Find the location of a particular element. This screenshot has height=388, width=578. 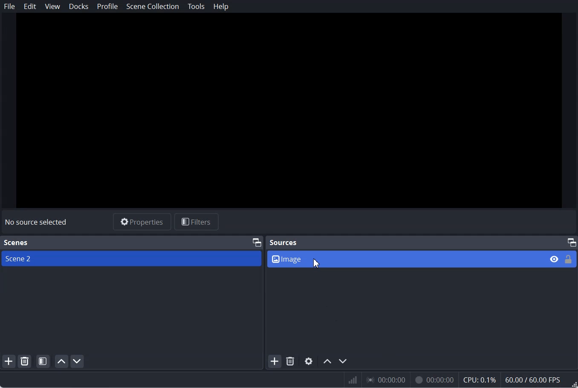

Remove selected Scene is located at coordinates (25, 361).